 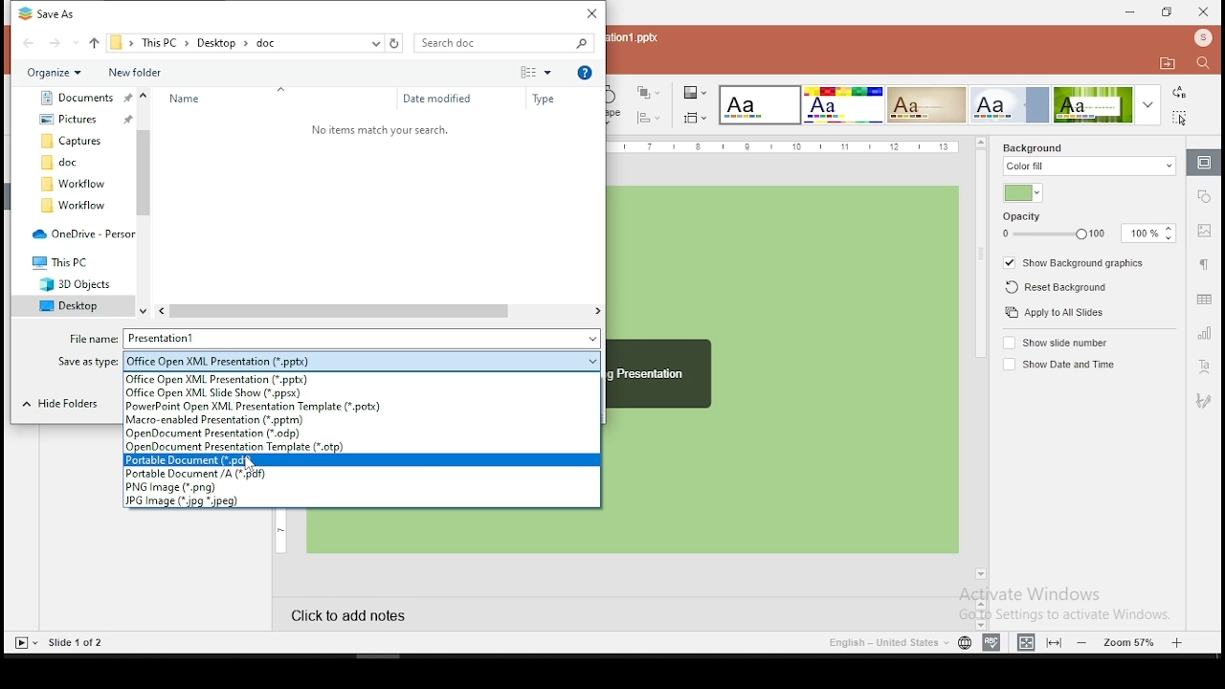 I want to click on find, so click(x=1203, y=63).